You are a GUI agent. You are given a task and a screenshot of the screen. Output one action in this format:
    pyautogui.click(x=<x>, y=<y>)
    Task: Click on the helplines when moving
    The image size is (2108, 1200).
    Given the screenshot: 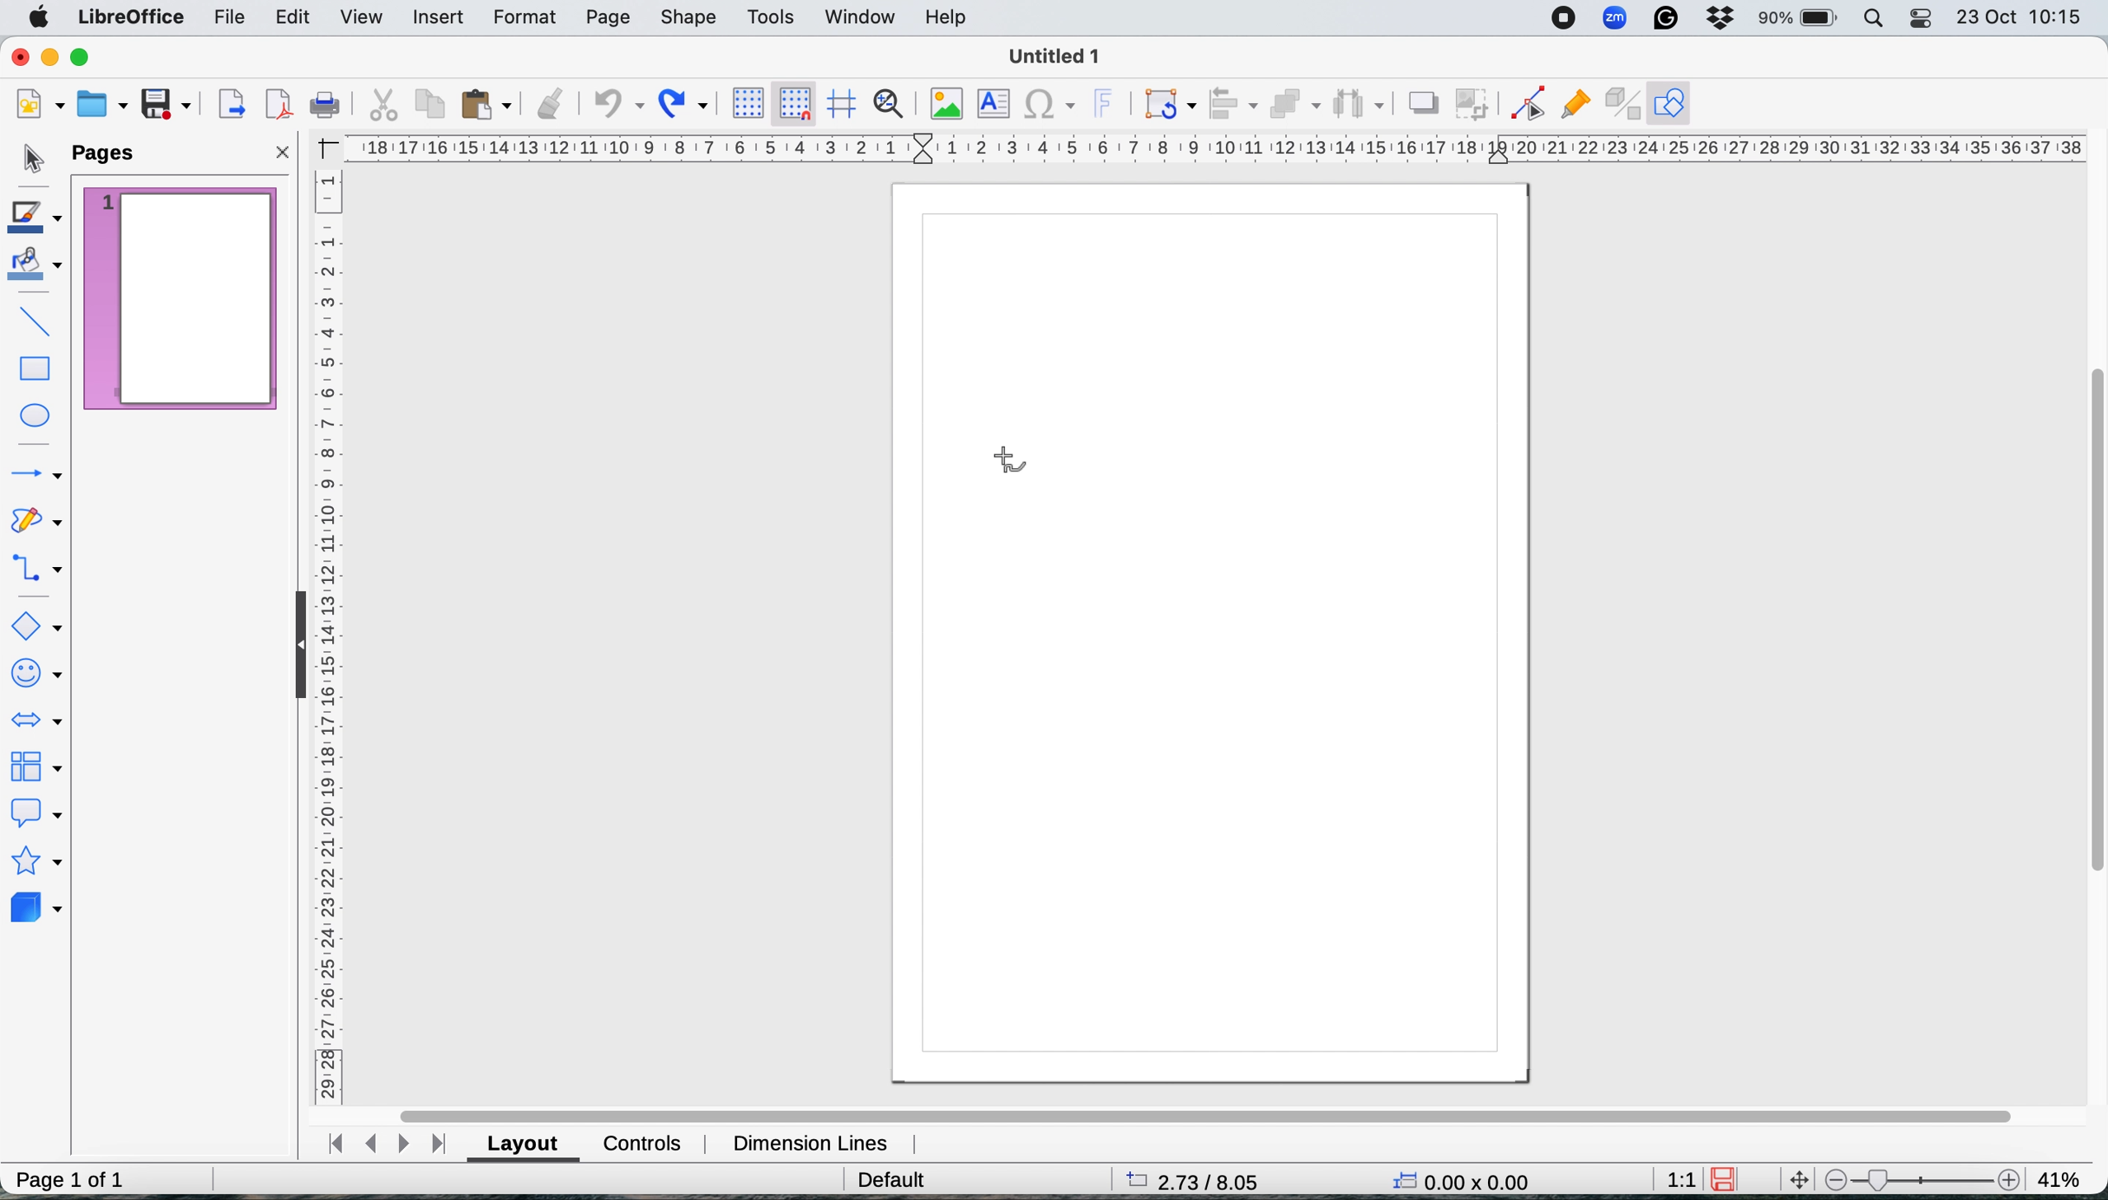 What is the action you would take?
    pyautogui.click(x=840, y=105)
    